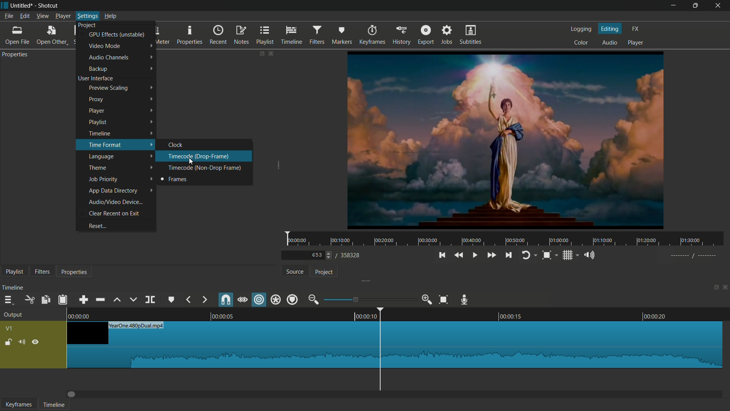 Image resolution: width=730 pixels, height=411 pixels. I want to click on file menu, so click(9, 16).